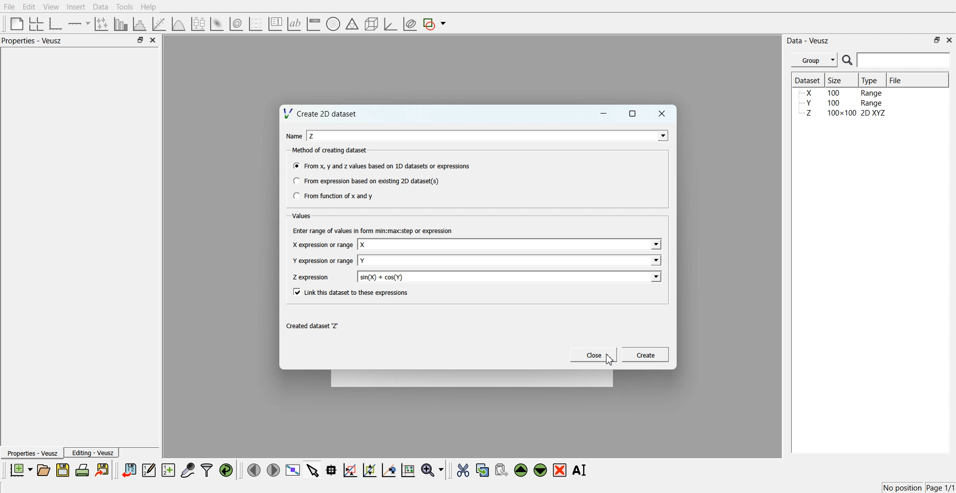 The image size is (956, 493). Describe the element at coordinates (17, 23) in the screenshot. I see `Blank page` at that location.